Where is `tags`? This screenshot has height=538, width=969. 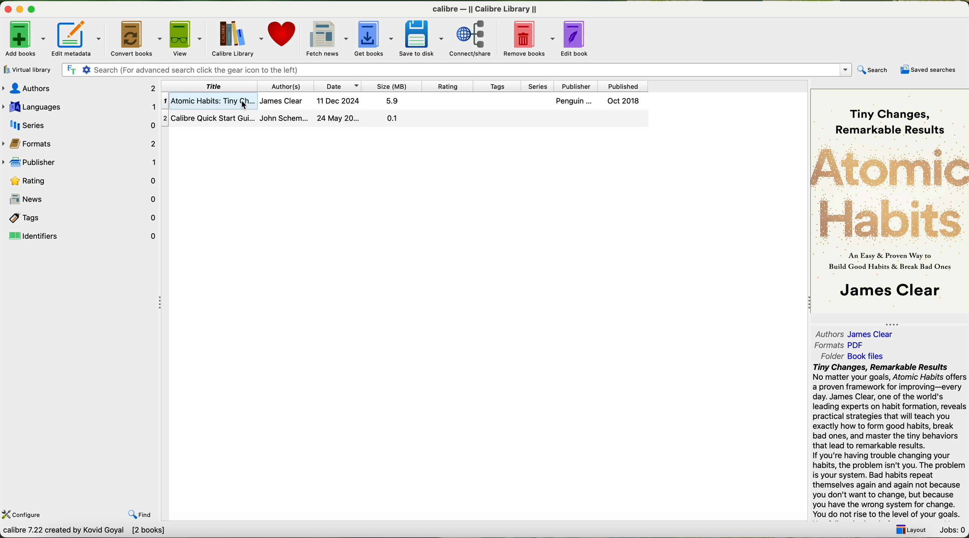
tags is located at coordinates (496, 86).